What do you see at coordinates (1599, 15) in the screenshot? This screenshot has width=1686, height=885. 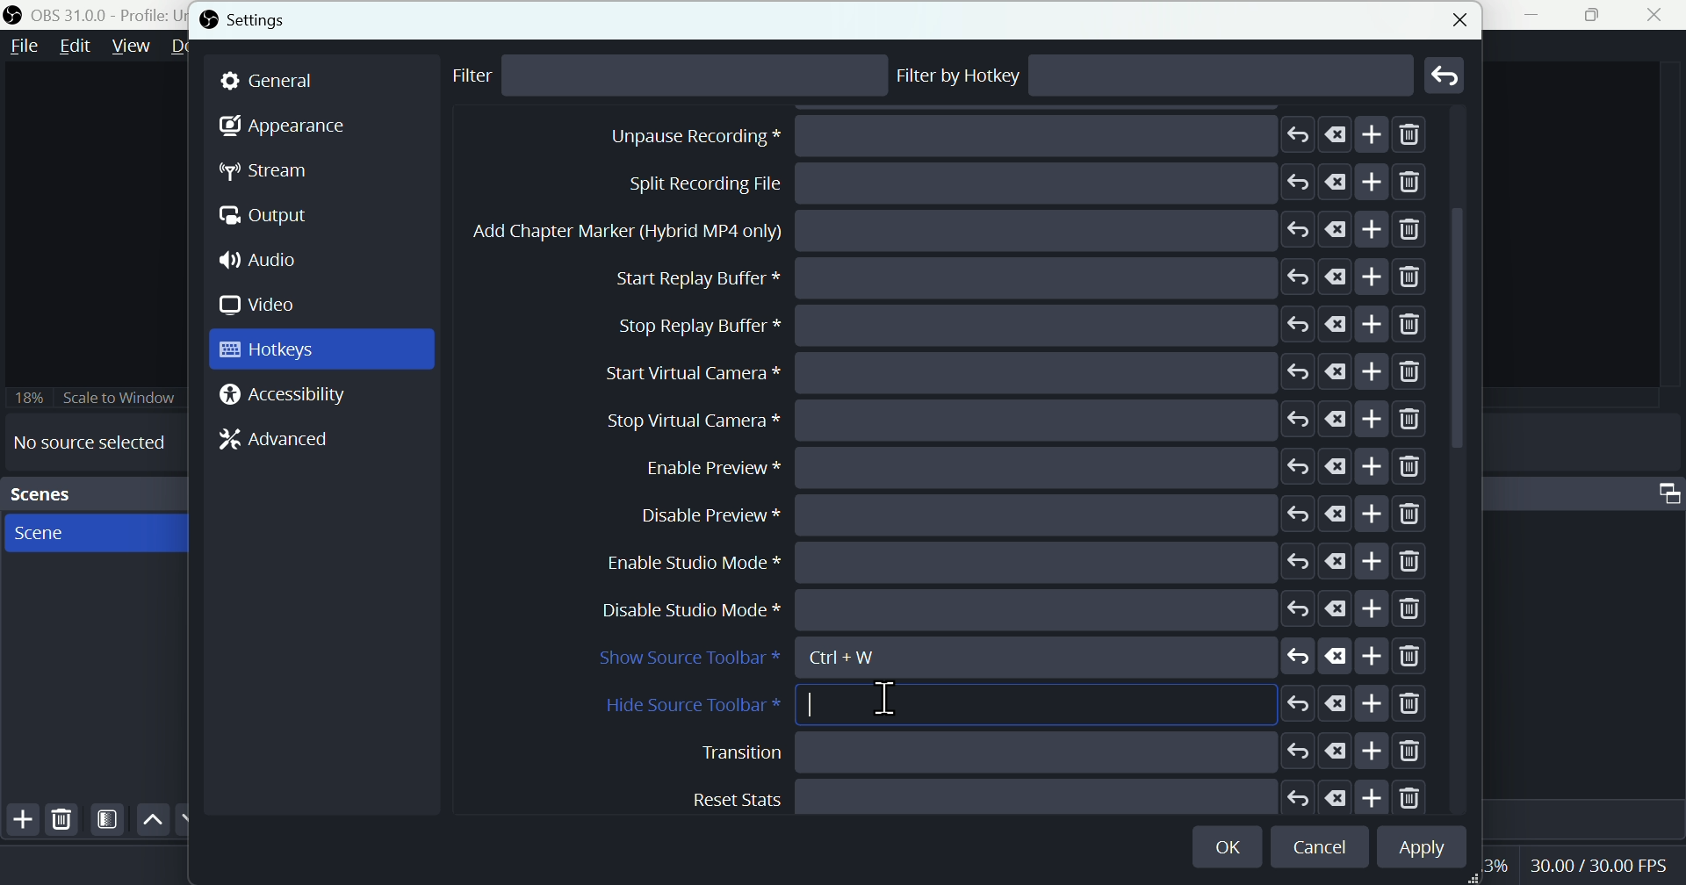 I see `Maximise` at bounding box center [1599, 15].